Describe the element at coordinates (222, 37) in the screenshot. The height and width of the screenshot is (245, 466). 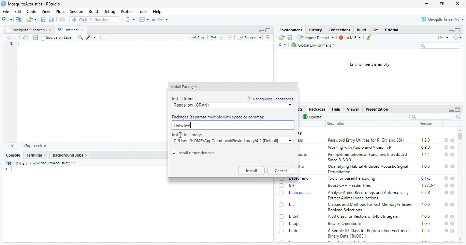
I see `up` at that location.